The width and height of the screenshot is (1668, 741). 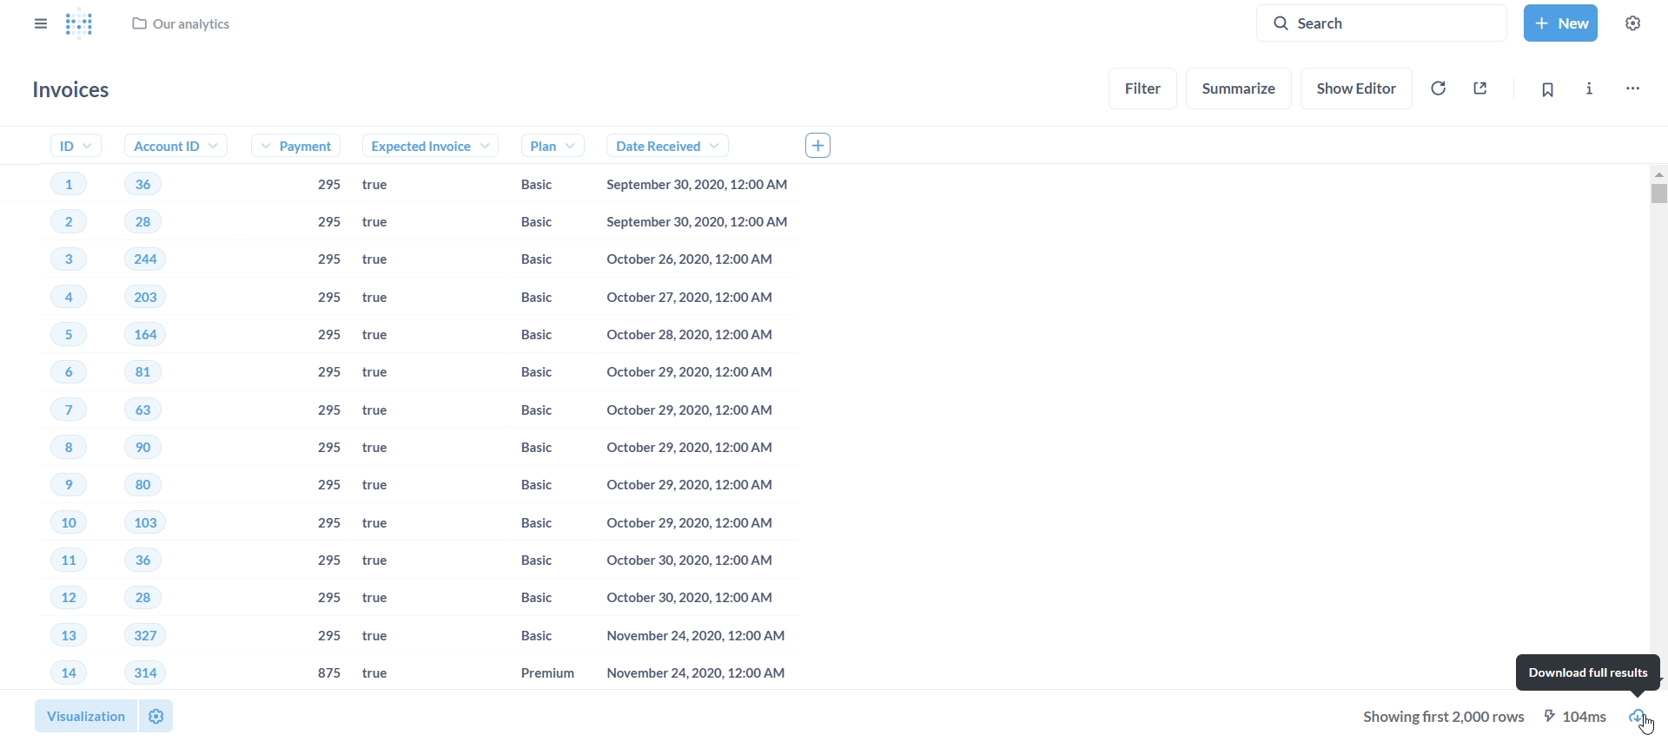 What do you see at coordinates (79, 712) in the screenshot?
I see `visualization` at bounding box center [79, 712].